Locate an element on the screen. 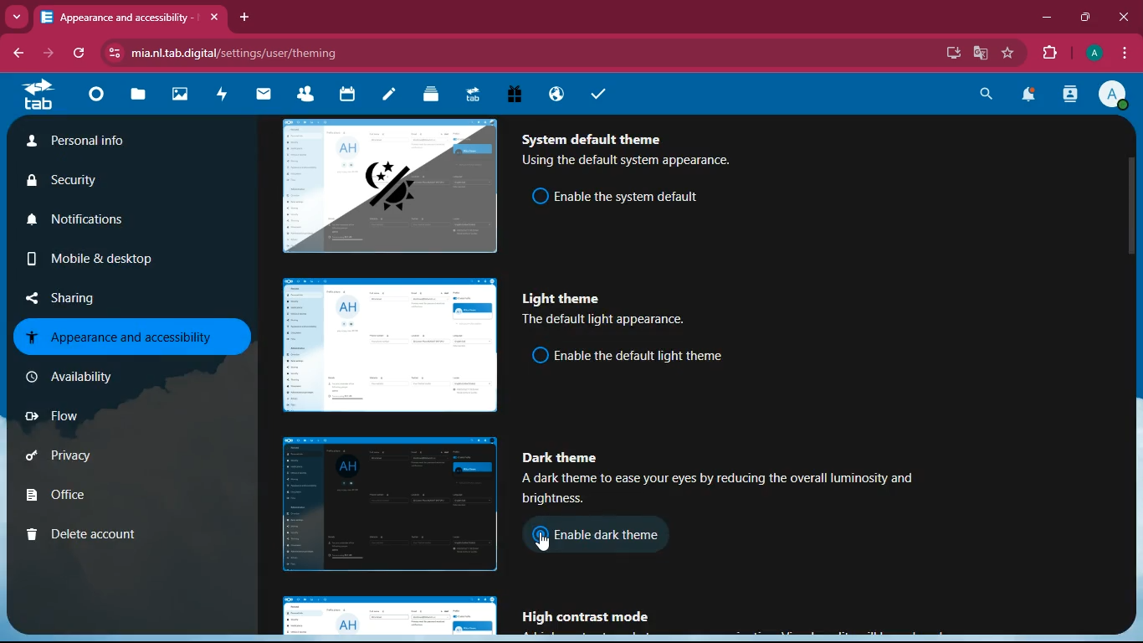  appearance is located at coordinates (124, 337).